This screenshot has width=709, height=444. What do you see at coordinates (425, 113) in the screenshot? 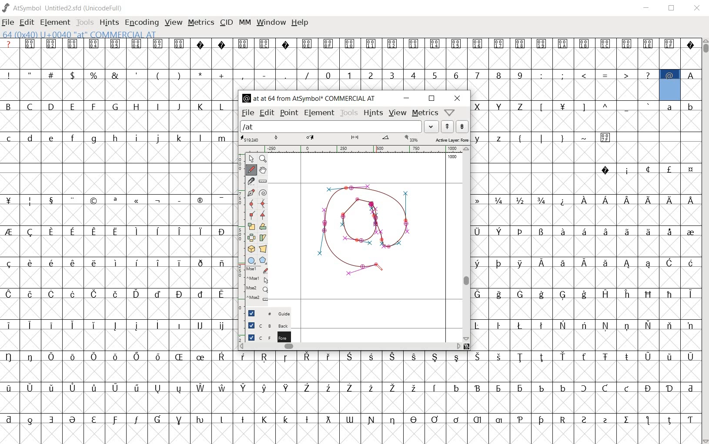
I see `metrics` at bounding box center [425, 113].